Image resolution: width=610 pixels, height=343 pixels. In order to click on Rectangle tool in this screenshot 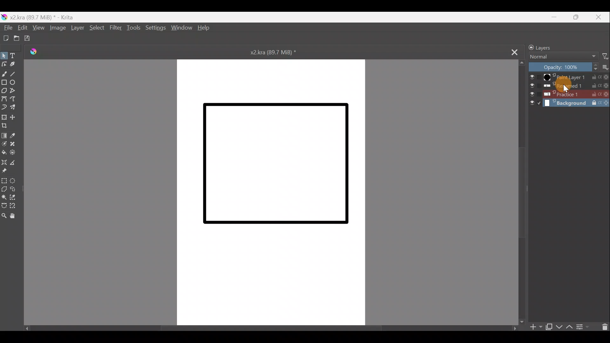, I will do `click(4, 83)`.